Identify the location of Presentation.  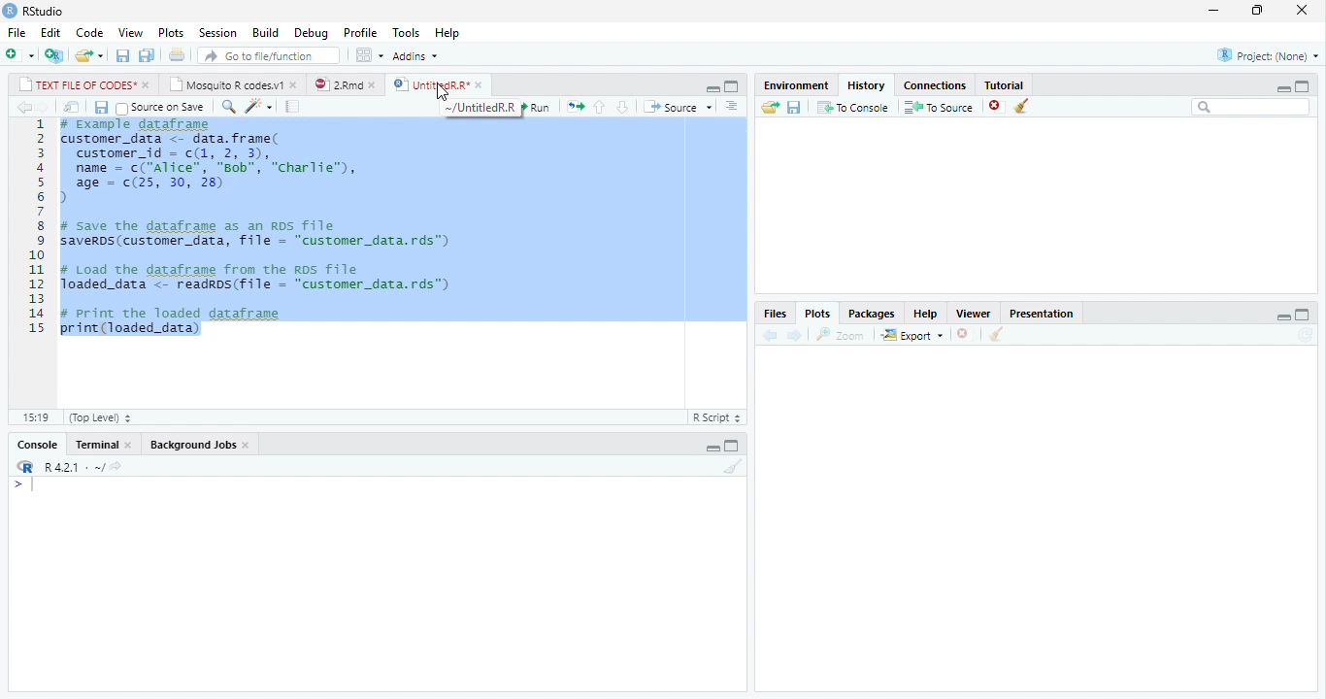
(1041, 313).